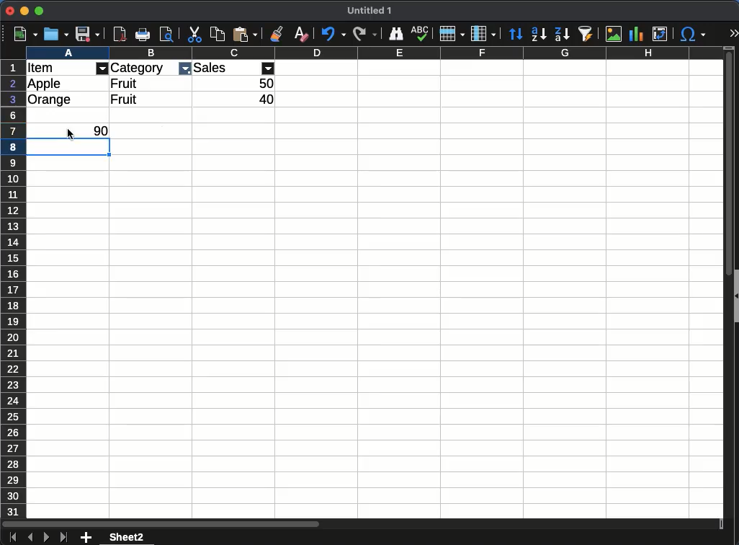 Image resolution: width=739 pixels, height=545 pixels. What do you see at coordinates (276, 34) in the screenshot?
I see `clone formatting` at bounding box center [276, 34].